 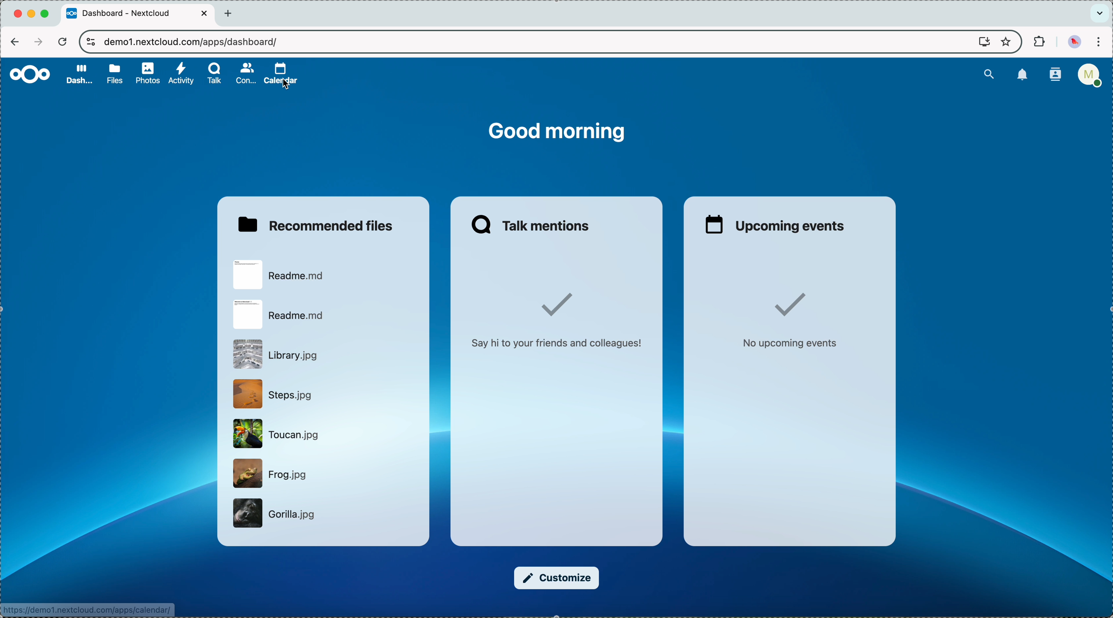 I want to click on file, so click(x=279, y=276).